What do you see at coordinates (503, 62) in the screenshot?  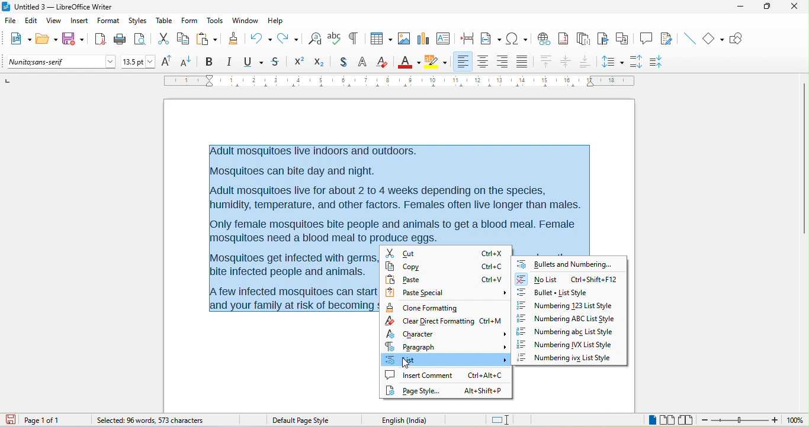 I see `align right` at bounding box center [503, 62].